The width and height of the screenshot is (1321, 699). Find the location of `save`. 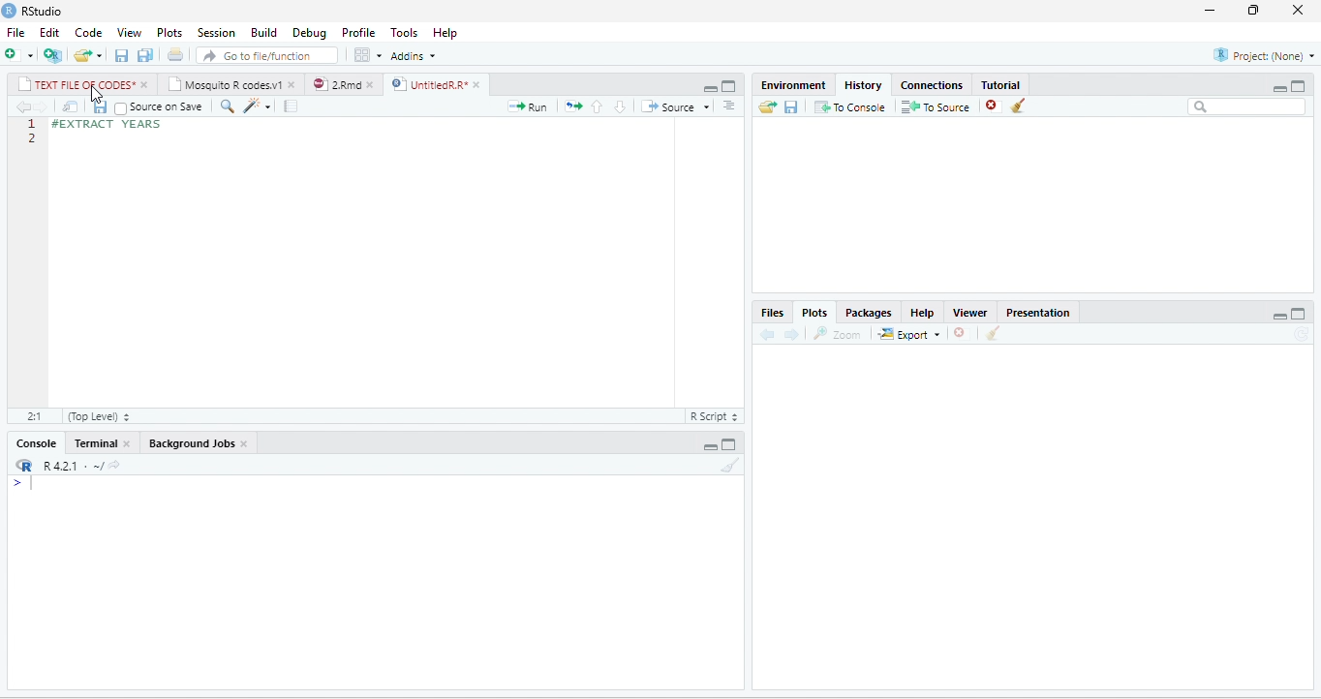

save is located at coordinates (791, 106).